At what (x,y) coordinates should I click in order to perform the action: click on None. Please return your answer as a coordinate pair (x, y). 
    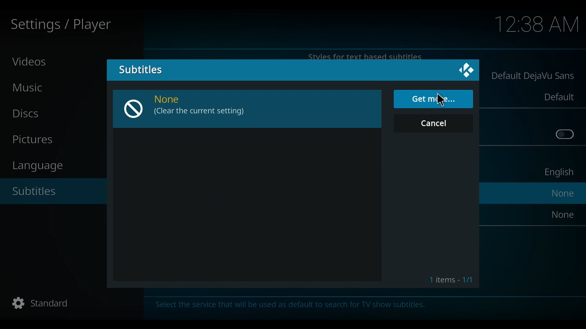
    Looking at the image, I should click on (563, 214).